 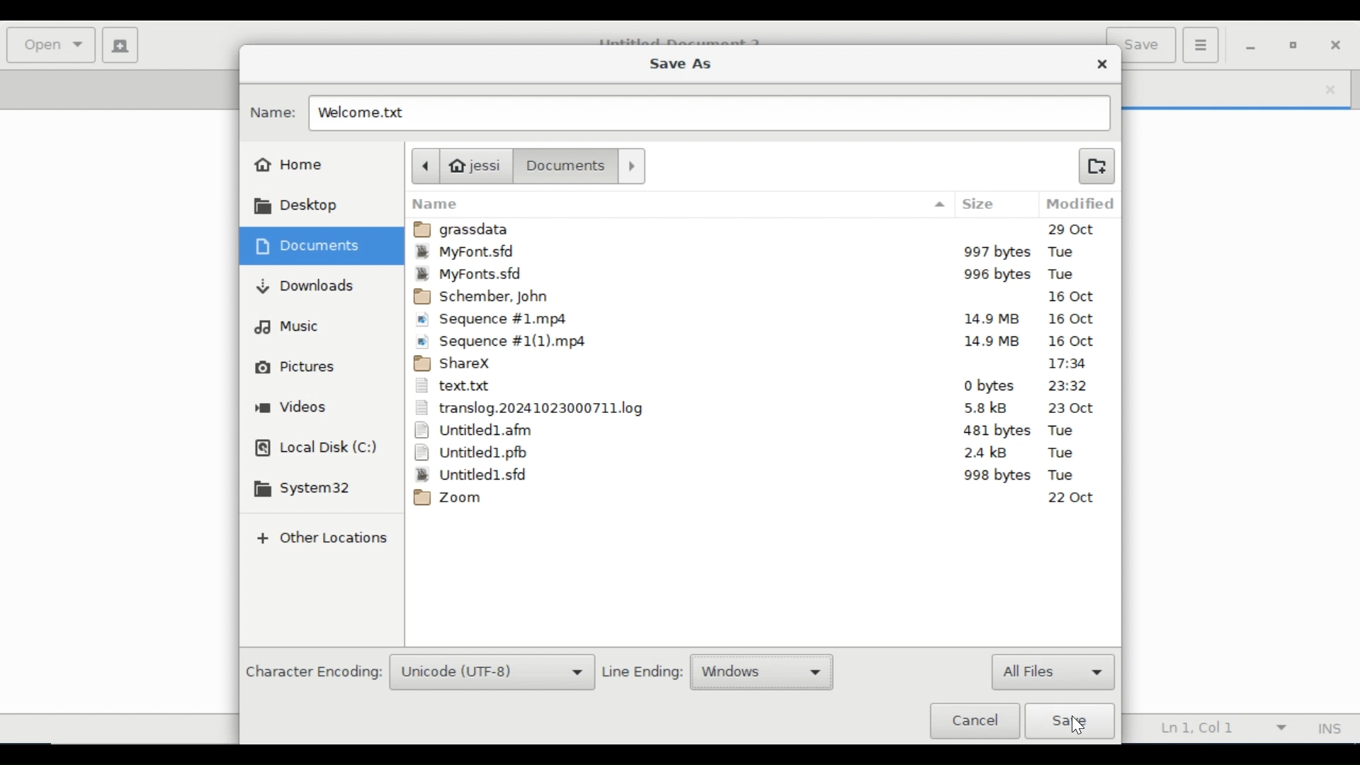 I want to click on Cancel, so click(x=974, y=721).